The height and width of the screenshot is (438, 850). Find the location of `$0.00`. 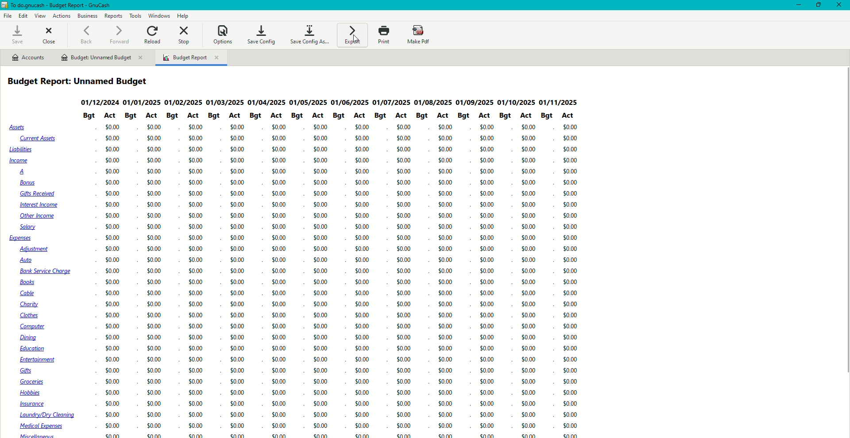

$0.00 is located at coordinates (195, 249).